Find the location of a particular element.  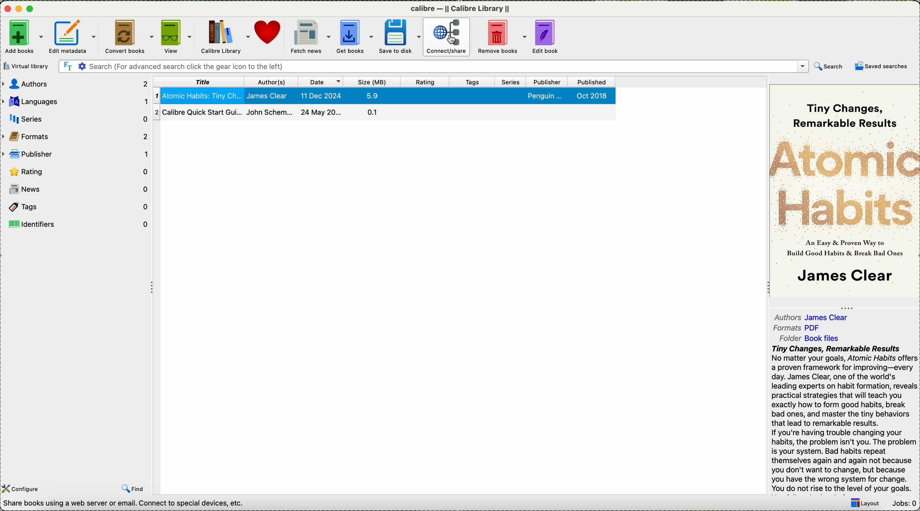

publisher is located at coordinates (76, 153).